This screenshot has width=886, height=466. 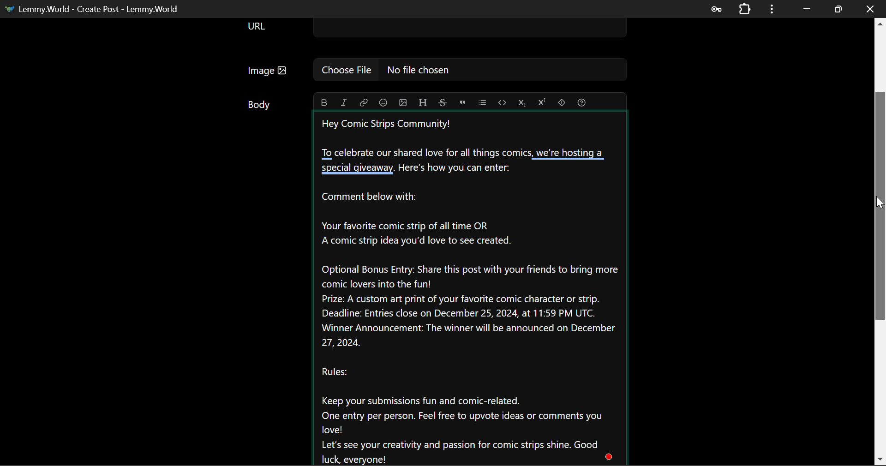 What do you see at coordinates (807, 8) in the screenshot?
I see `Restore Down` at bounding box center [807, 8].